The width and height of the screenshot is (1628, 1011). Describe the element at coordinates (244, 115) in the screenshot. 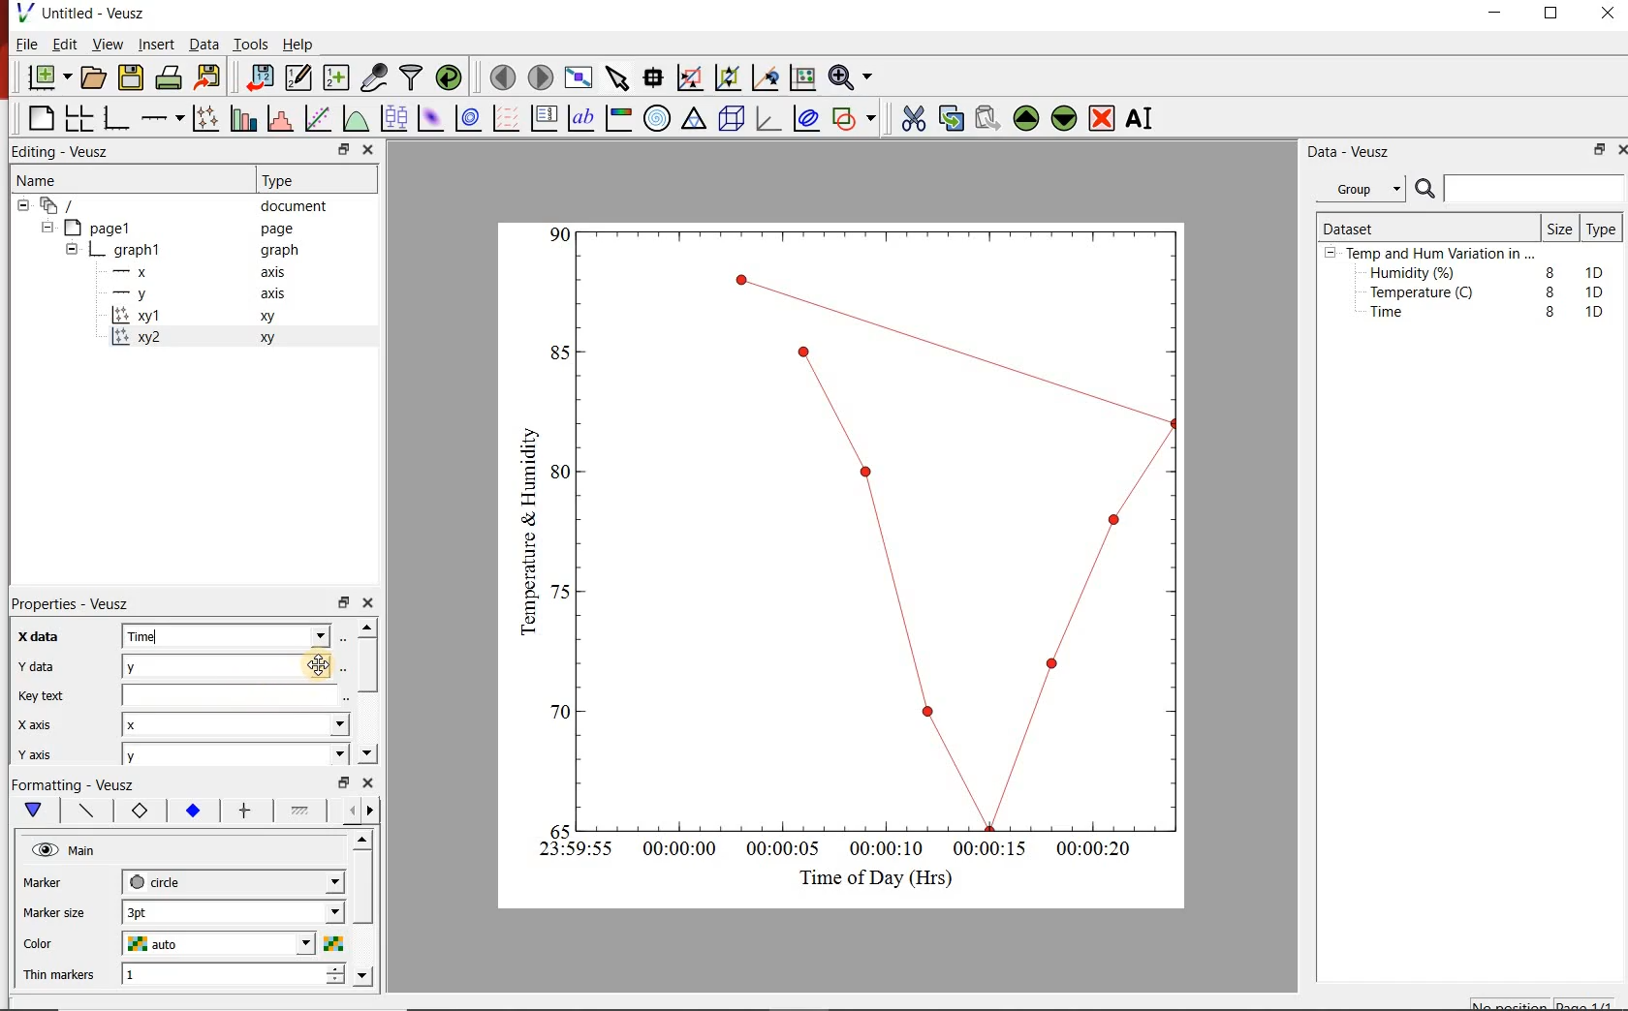

I see `plot bar charts` at that location.